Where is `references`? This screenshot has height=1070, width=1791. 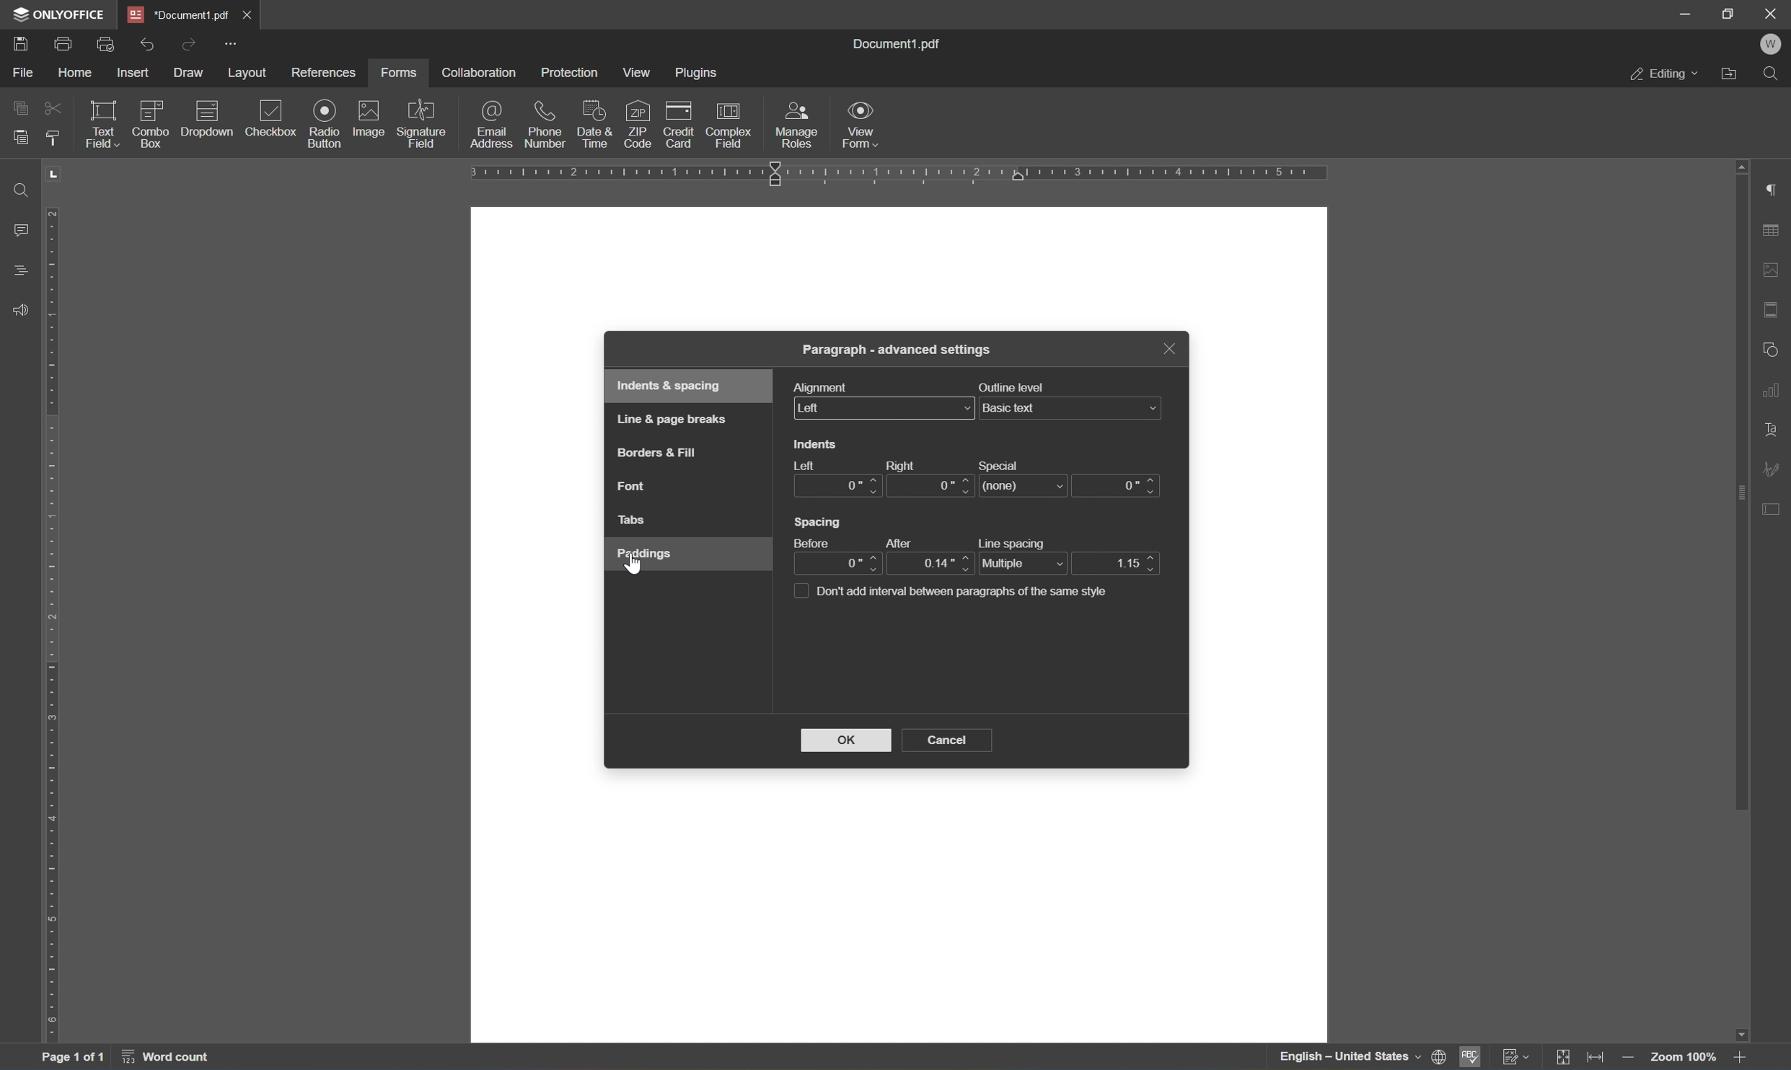 references is located at coordinates (322, 74).